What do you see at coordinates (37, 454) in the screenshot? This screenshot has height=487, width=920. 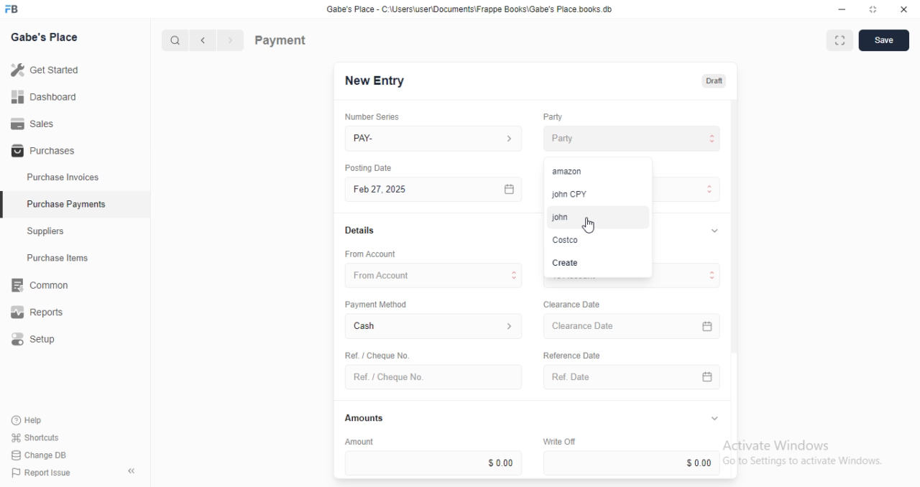 I see `Change DB` at bounding box center [37, 454].